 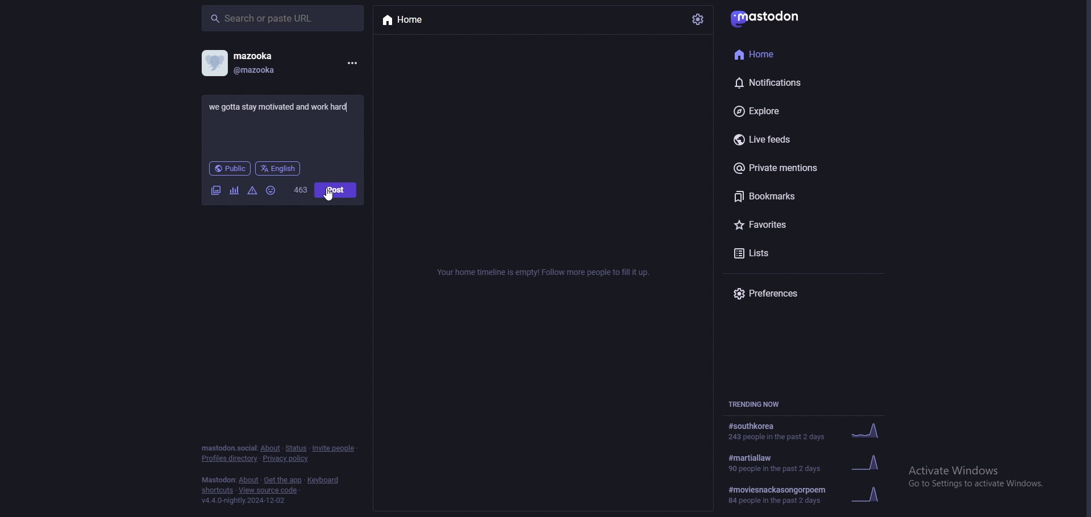 What do you see at coordinates (229, 169) in the screenshot?
I see `public` at bounding box center [229, 169].